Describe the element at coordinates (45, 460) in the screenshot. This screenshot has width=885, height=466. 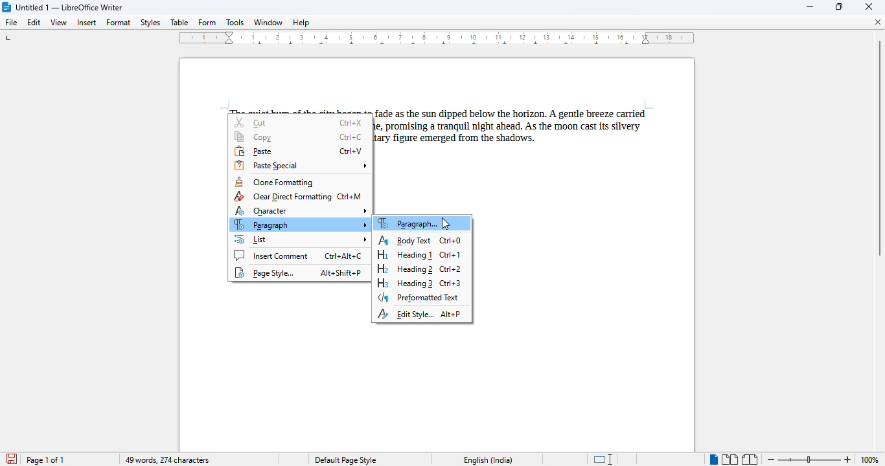
I see `page 1 of 1` at that location.